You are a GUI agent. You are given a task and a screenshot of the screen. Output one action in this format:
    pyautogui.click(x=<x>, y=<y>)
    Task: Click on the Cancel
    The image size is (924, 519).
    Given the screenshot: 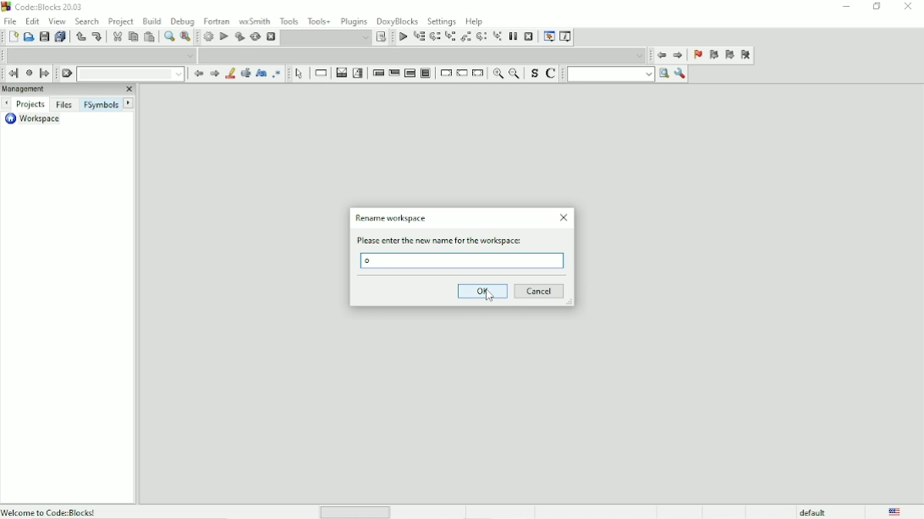 What is the action you would take?
    pyautogui.click(x=541, y=291)
    